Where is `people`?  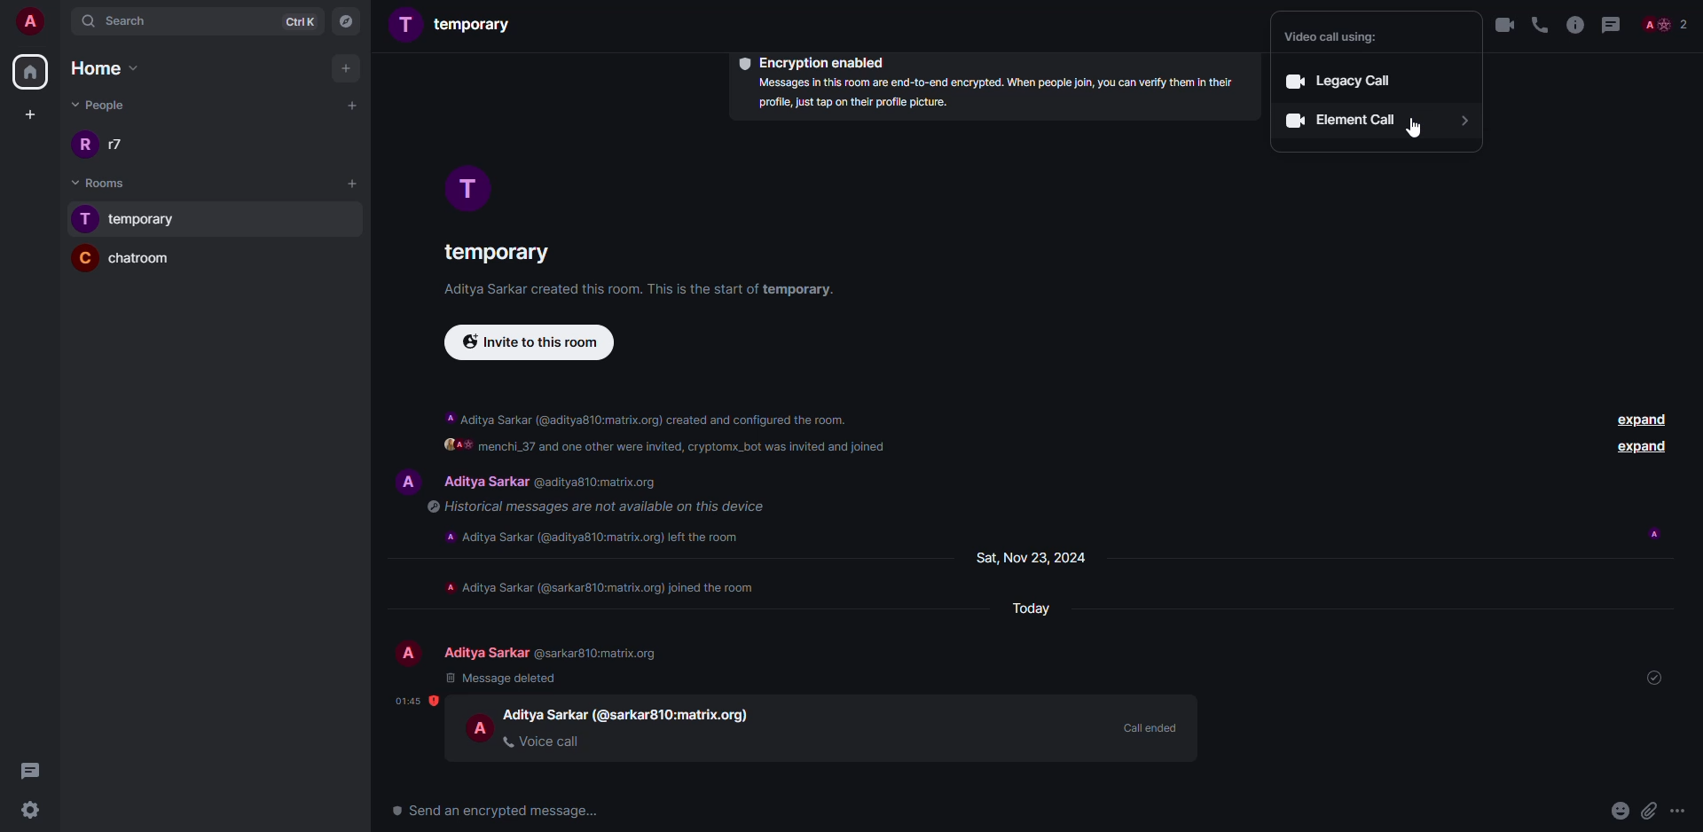 people is located at coordinates (483, 482).